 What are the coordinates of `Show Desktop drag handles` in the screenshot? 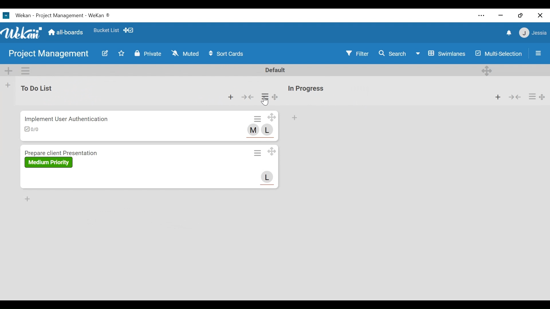 It's located at (128, 30).